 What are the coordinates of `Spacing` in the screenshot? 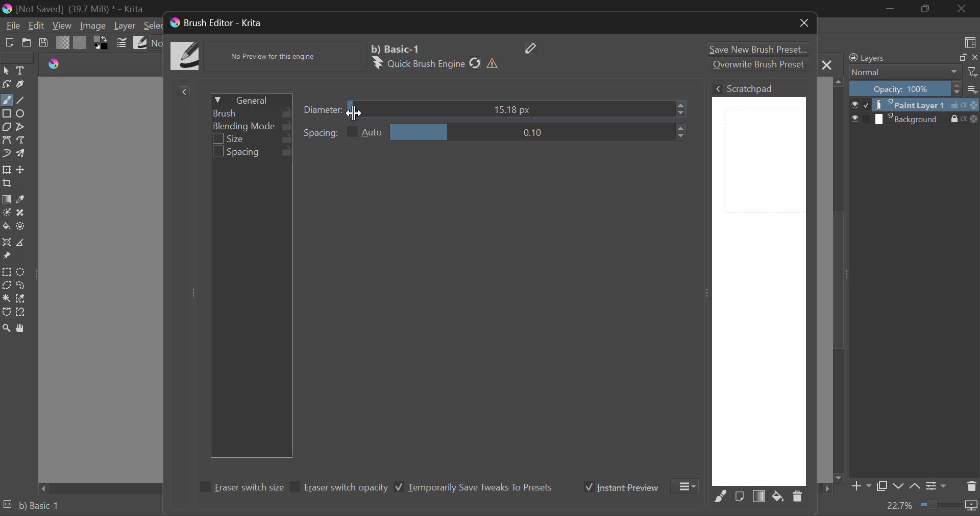 It's located at (252, 153).